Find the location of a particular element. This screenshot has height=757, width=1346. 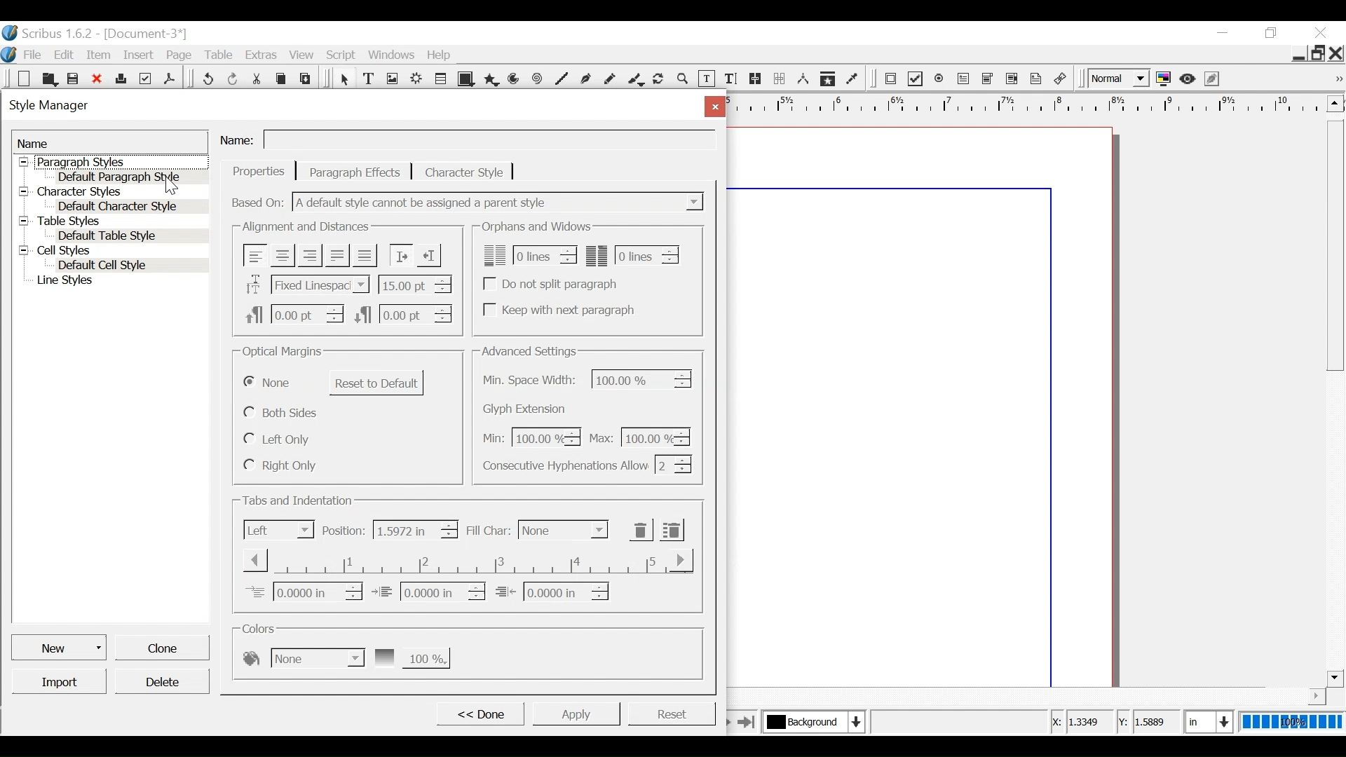

Name is located at coordinates (239, 138).